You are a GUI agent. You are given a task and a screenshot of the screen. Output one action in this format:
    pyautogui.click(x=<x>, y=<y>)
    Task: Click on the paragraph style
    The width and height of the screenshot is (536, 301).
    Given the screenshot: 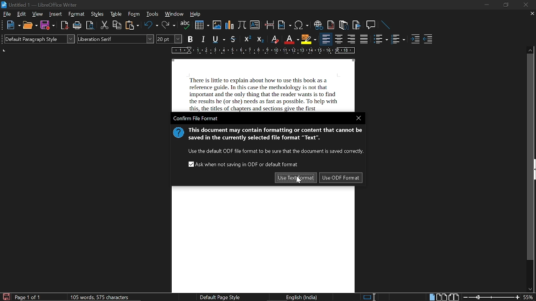 What is the action you would take?
    pyautogui.click(x=39, y=39)
    